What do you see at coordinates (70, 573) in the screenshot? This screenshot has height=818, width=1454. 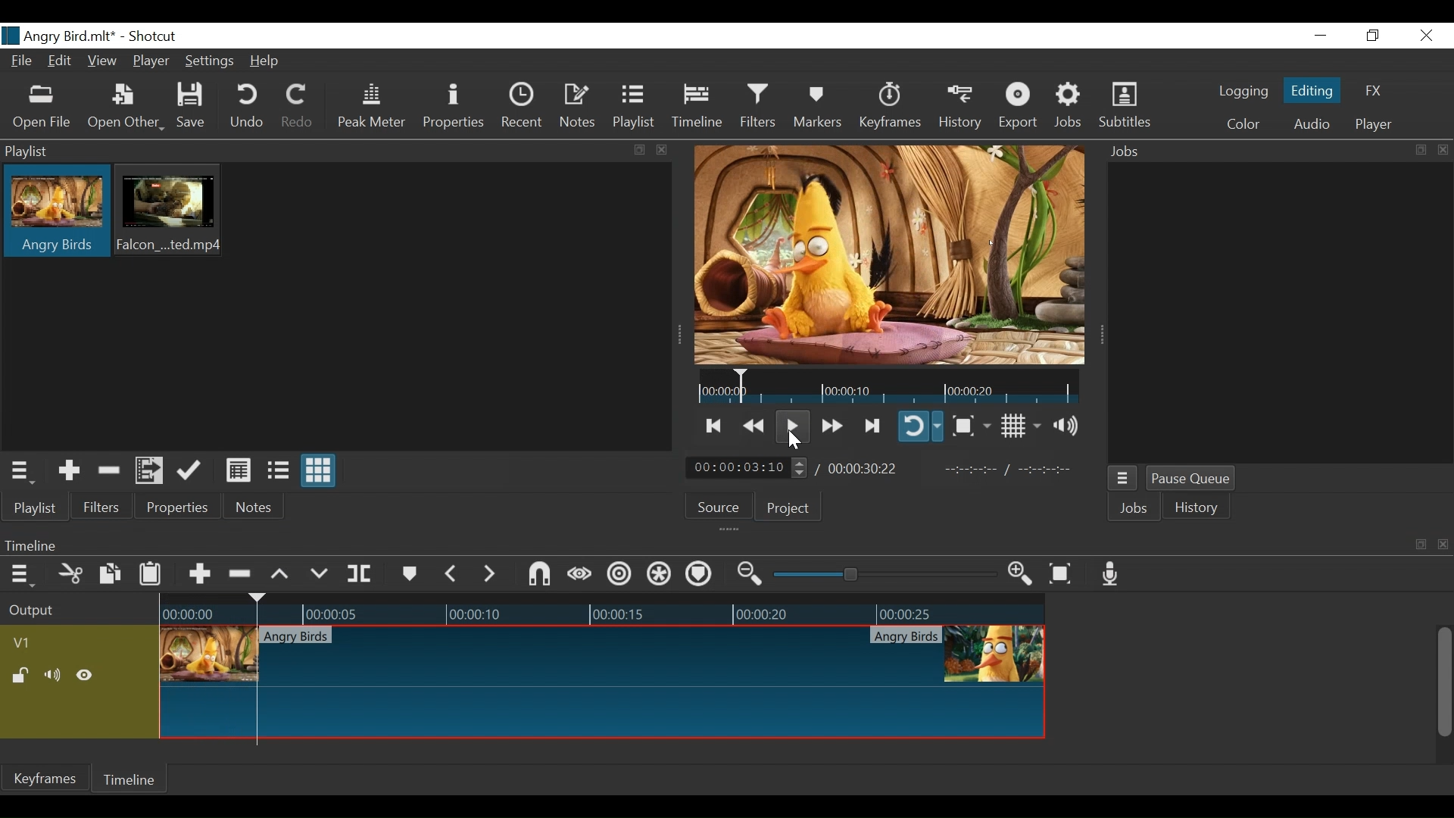 I see `Cut` at bounding box center [70, 573].